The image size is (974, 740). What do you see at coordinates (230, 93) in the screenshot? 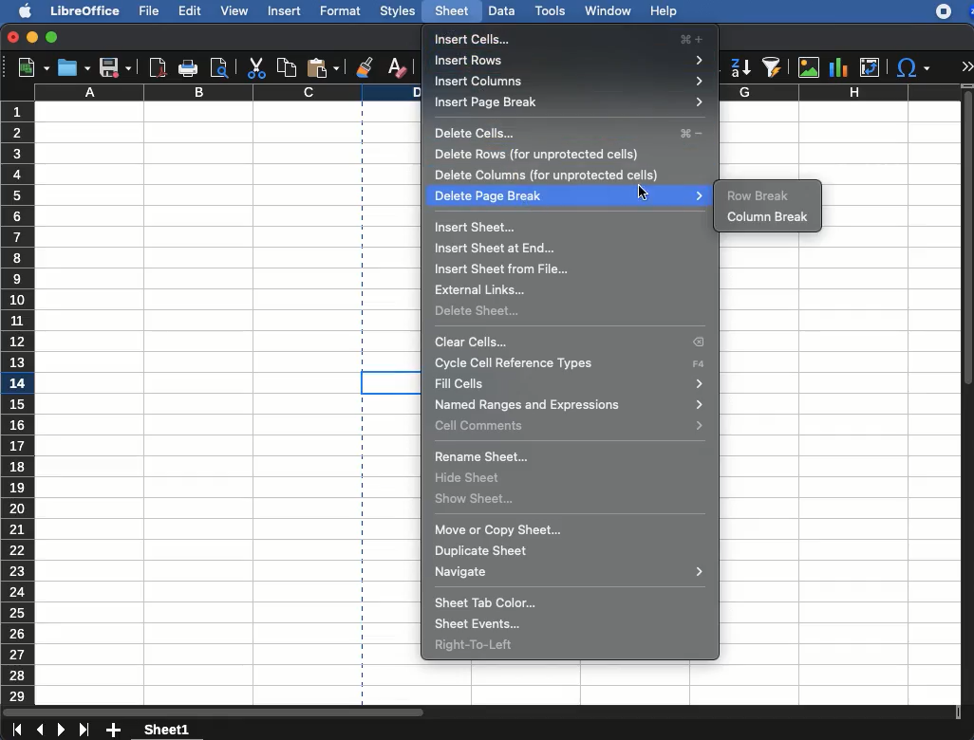
I see `column` at bounding box center [230, 93].